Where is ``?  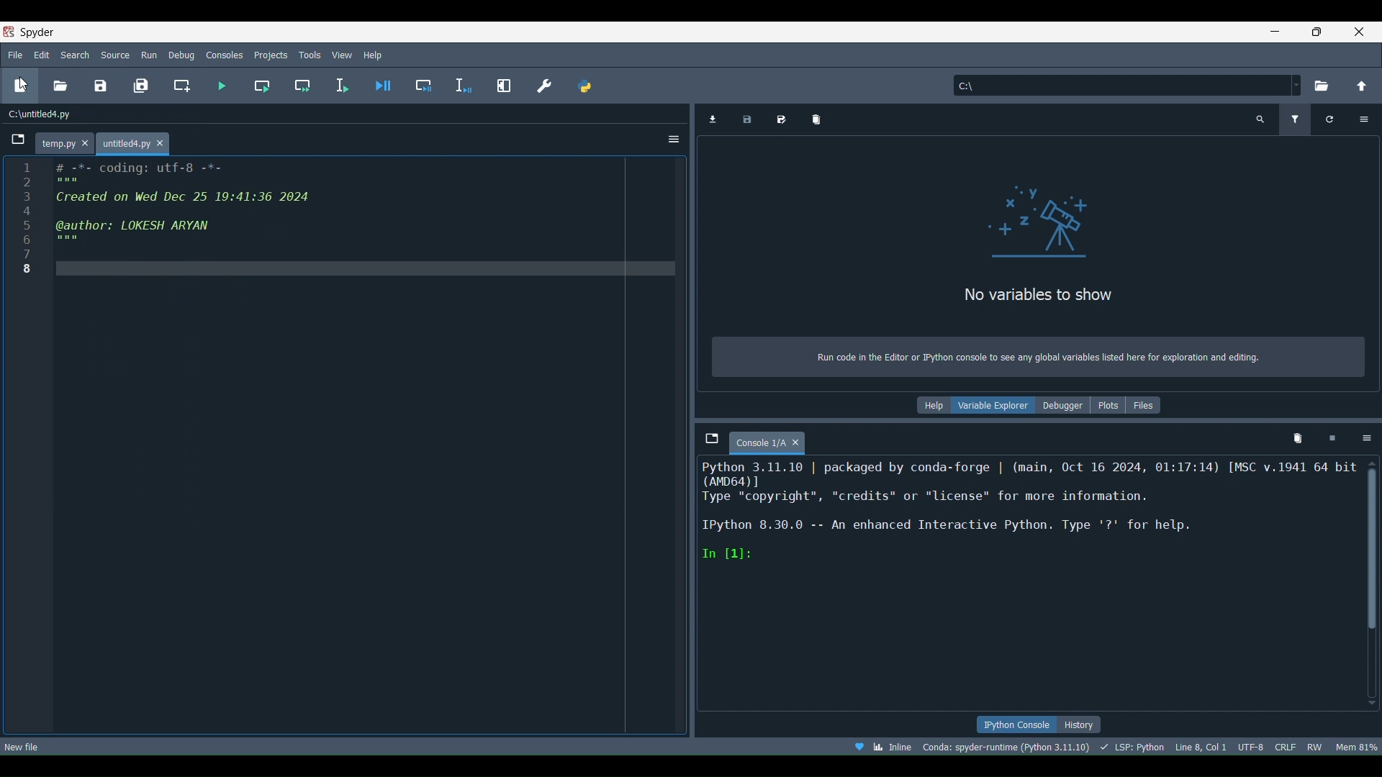  is located at coordinates (346, 450).